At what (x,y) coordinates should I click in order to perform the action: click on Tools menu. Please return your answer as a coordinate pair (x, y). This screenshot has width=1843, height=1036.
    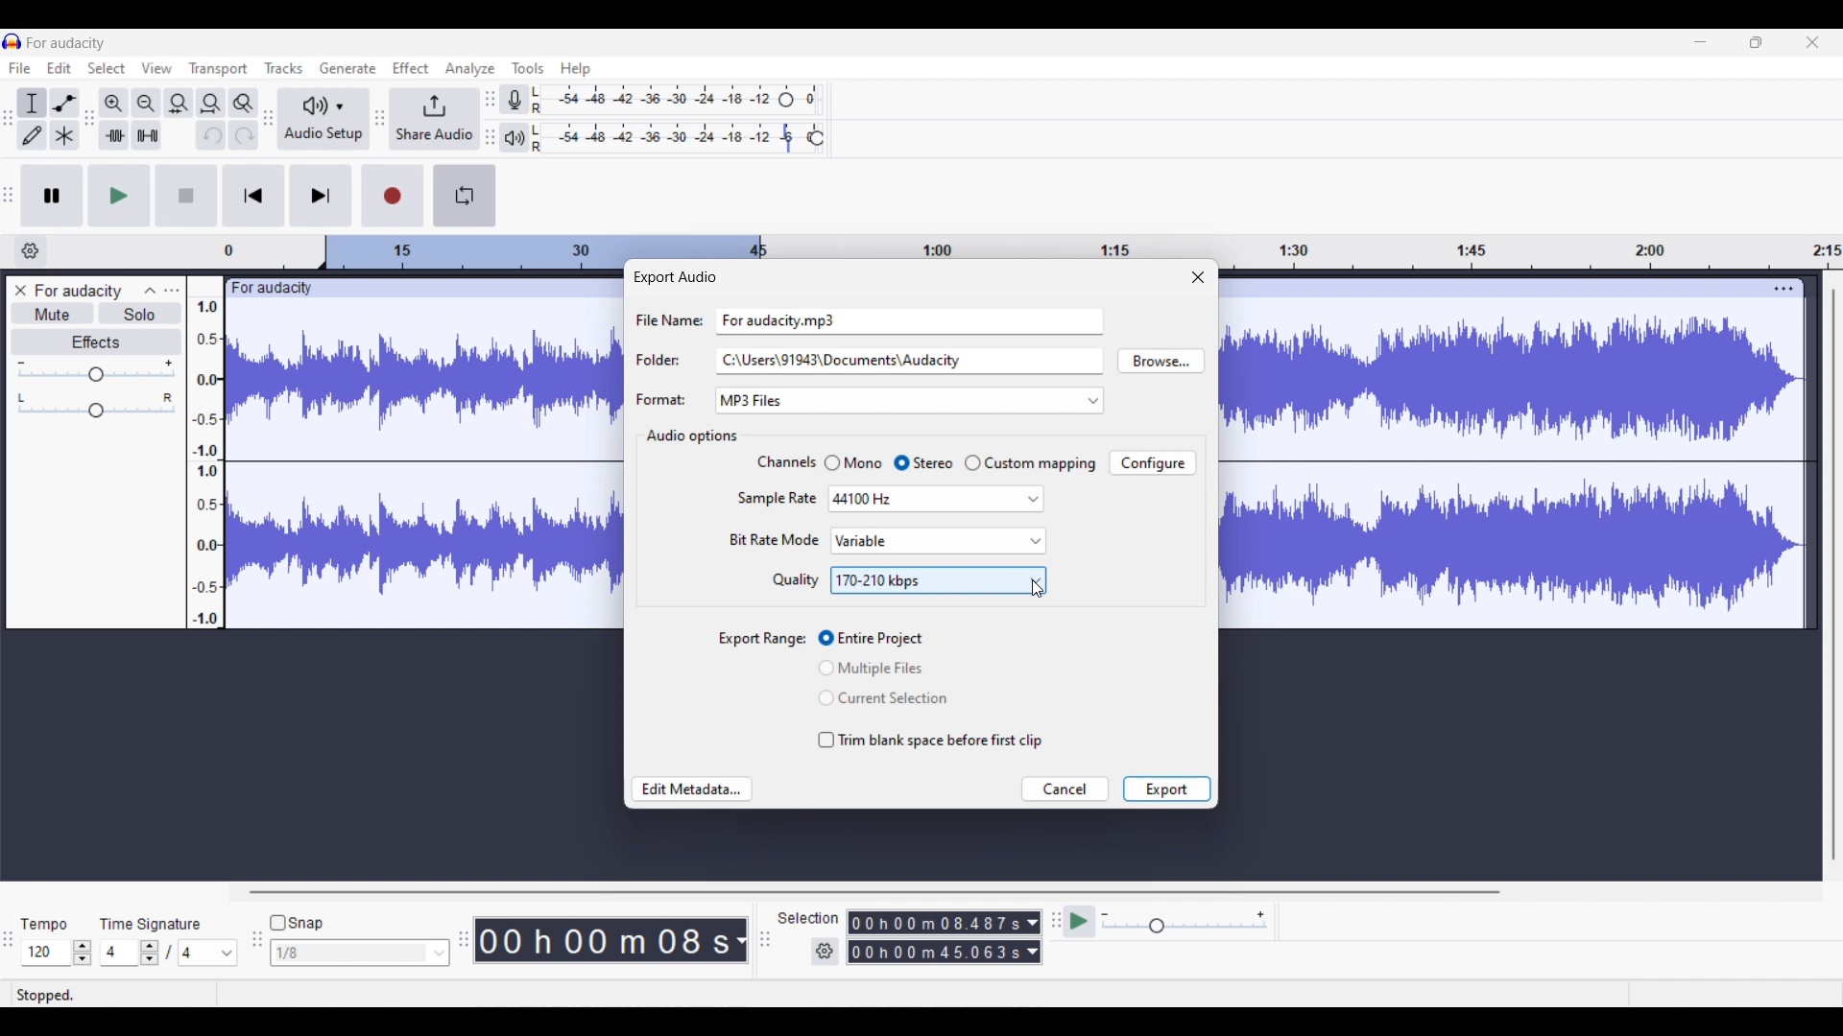
    Looking at the image, I should click on (528, 68).